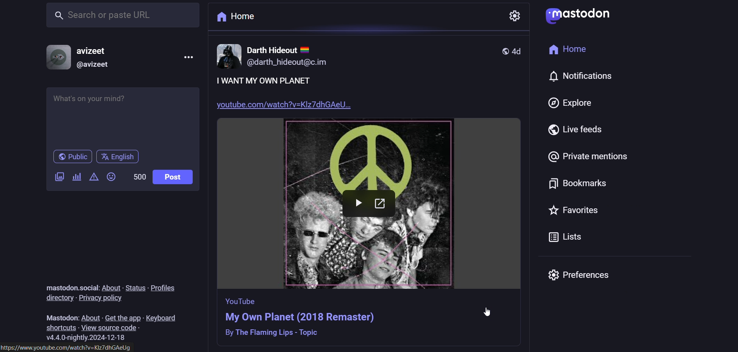 The height and width of the screenshot is (352, 738). Describe the element at coordinates (573, 104) in the screenshot. I see `explore` at that location.